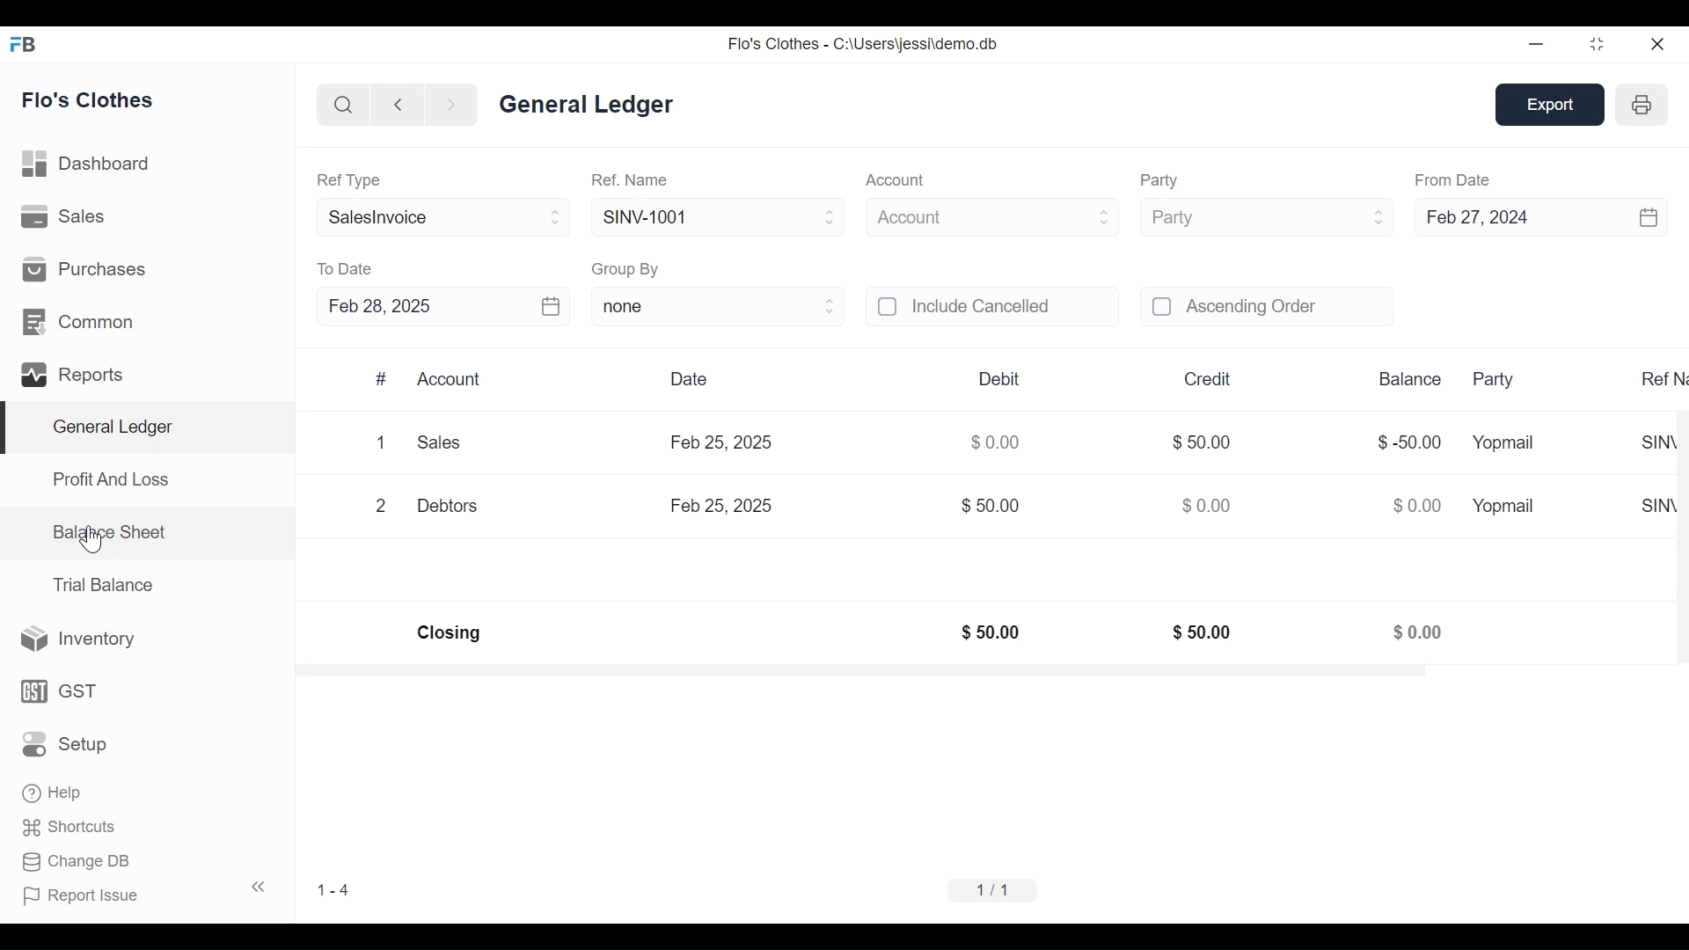  What do you see at coordinates (445, 217) in the screenshot?
I see `SalesInvoice` at bounding box center [445, 217].